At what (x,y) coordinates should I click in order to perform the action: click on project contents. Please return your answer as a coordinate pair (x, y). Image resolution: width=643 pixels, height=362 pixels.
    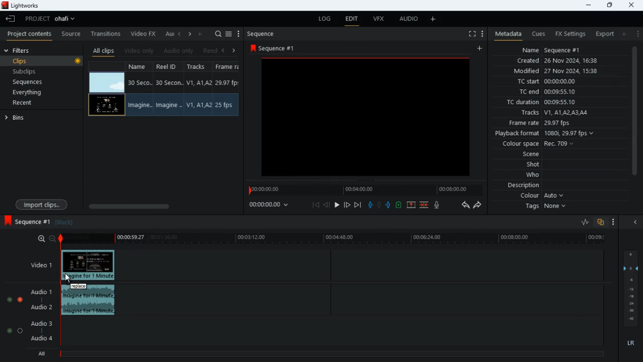
    Looking at the image, I should click on (29, 33).